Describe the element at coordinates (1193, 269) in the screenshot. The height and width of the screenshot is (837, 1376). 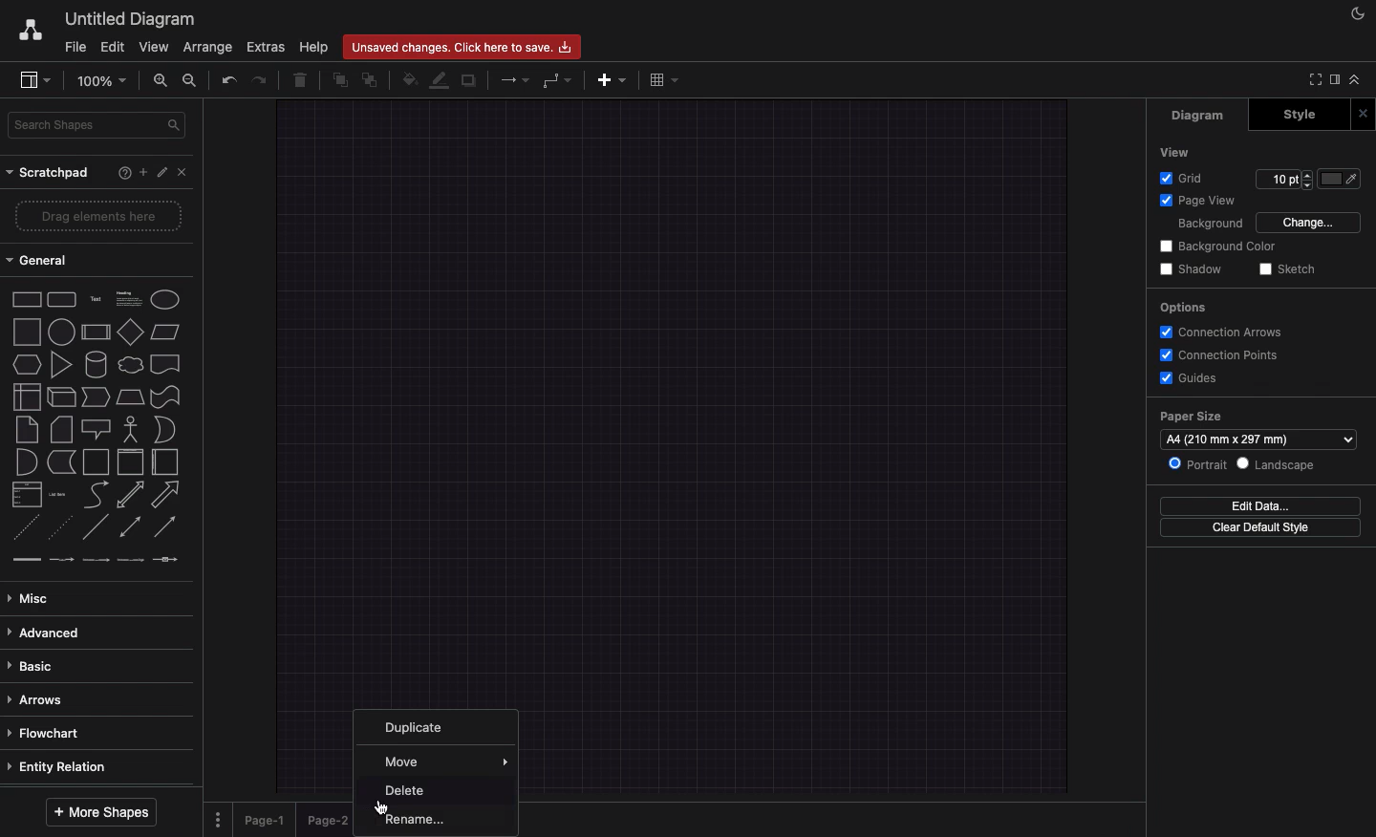
I see `Shadow` at that location.